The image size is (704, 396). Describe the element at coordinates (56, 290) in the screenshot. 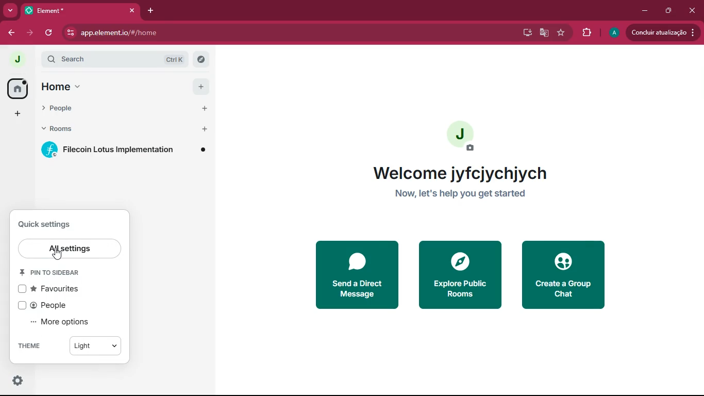

I see `favourites` at that location.